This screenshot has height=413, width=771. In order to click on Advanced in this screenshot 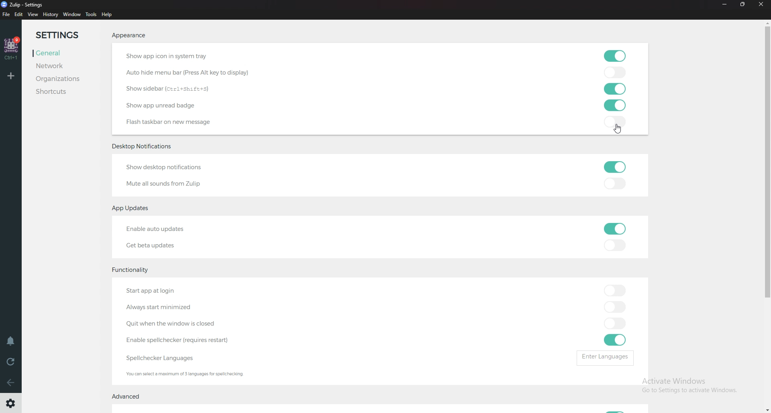, I will do `click(128, 397)`.